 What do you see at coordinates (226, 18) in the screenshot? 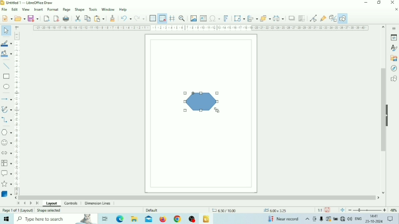
I see `Insert Fontwork Text` at bounding box center [226, 18].